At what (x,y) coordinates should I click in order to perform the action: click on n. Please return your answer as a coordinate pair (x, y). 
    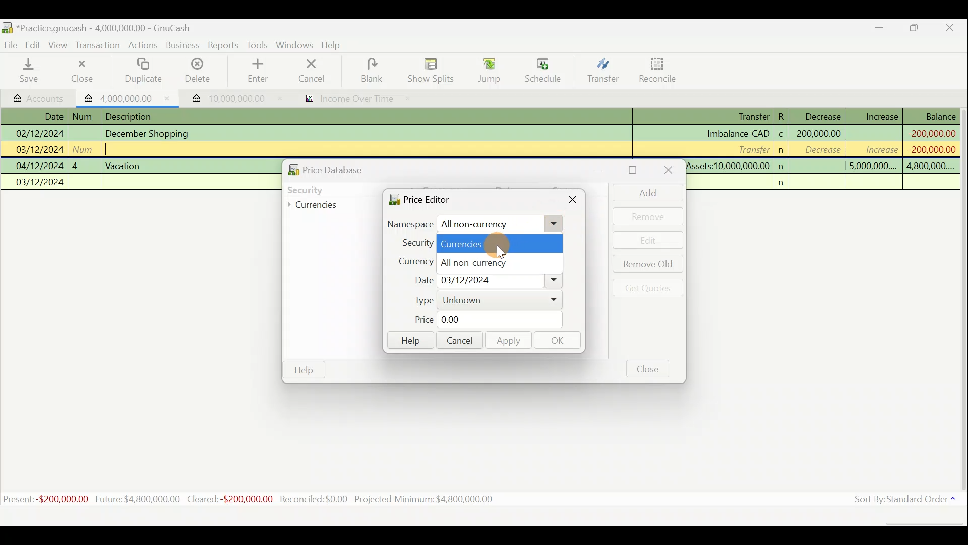
    Looking at the image, I should click on (784, 183).